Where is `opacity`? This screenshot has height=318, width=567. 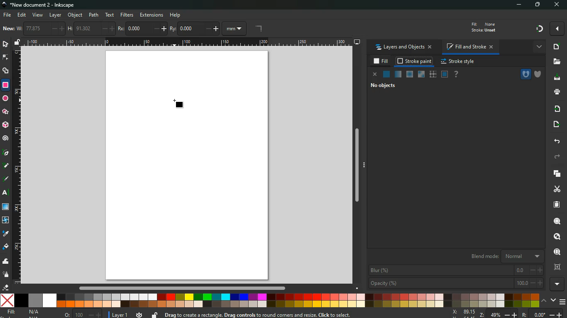
opacity is located at coordinates (456, 284).